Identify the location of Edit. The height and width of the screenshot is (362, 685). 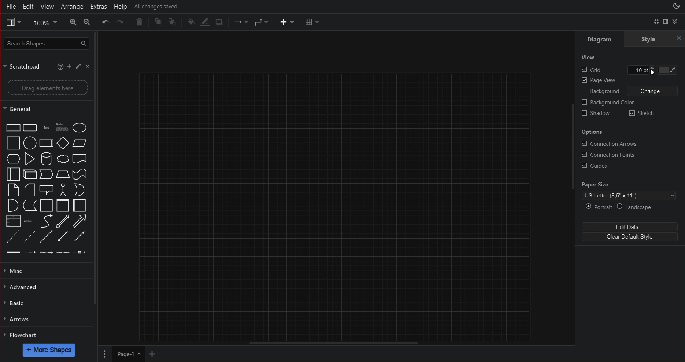
(78, 67).